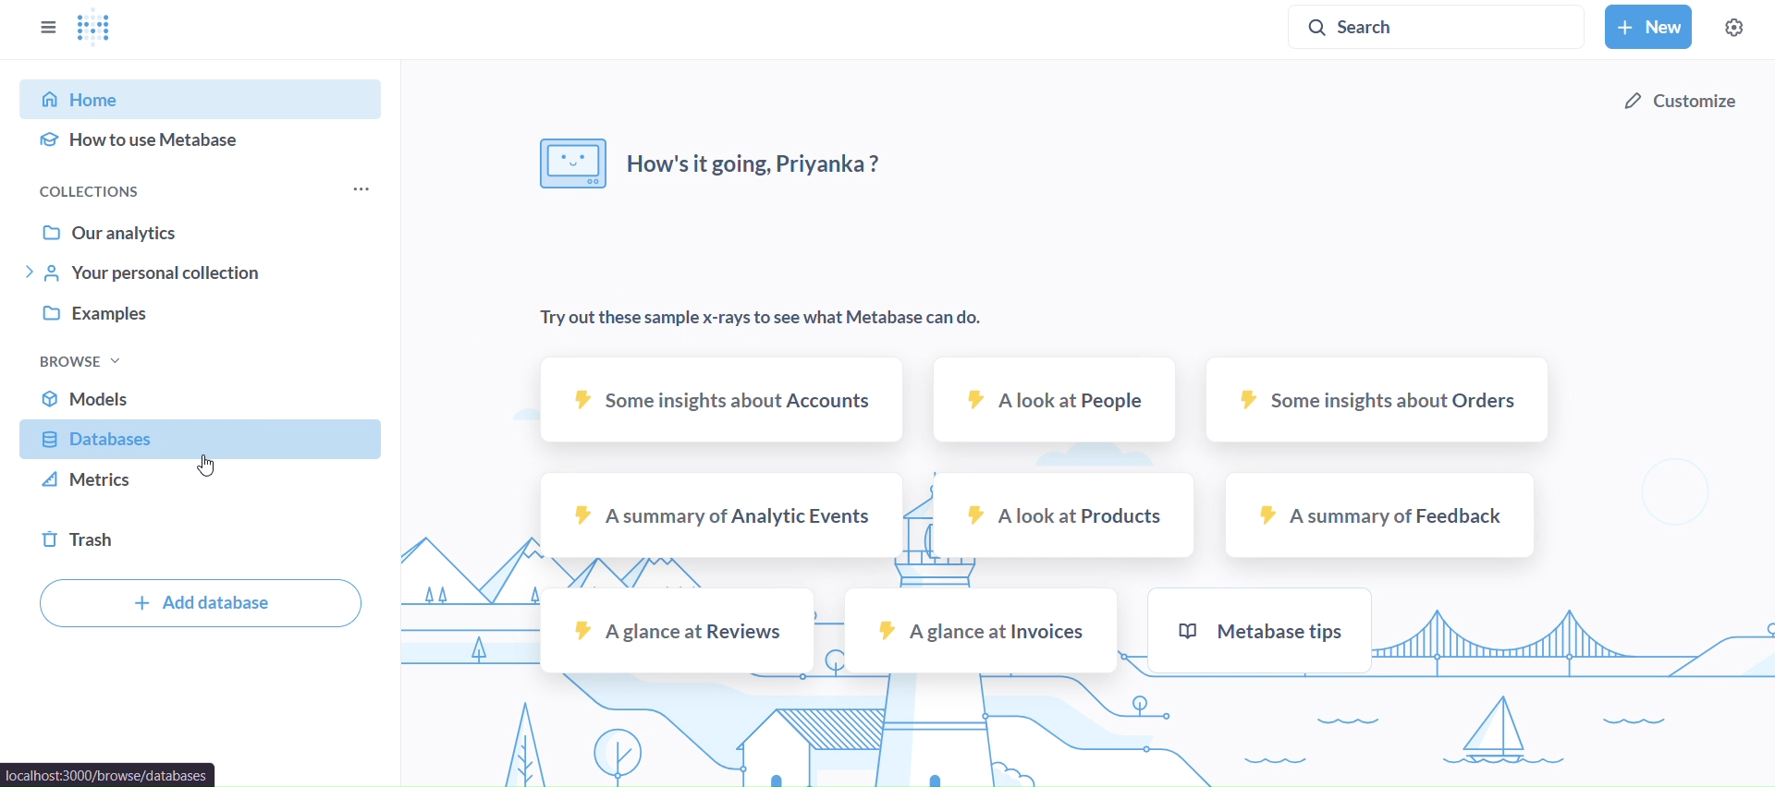 This screenshot has height=787, width=1775. I want to click on metabase tips, so click(1259, 631).